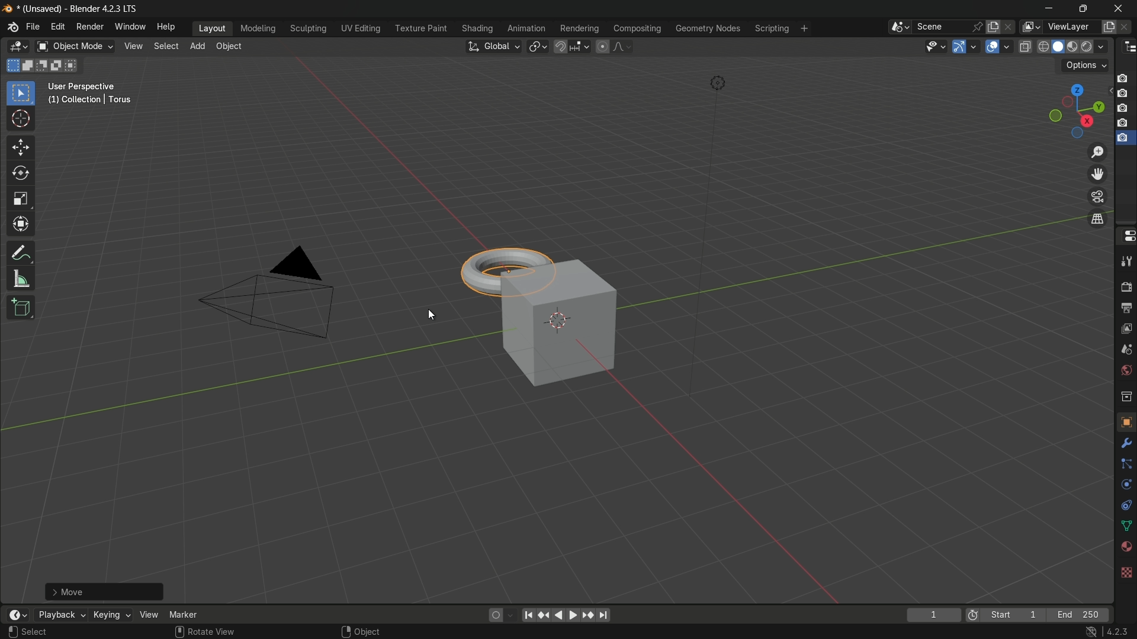 The width and height of the screenshot is (1137, 639). Describe the element at coordinates (1124, 527) in the screenshot. I see `data` at that location.